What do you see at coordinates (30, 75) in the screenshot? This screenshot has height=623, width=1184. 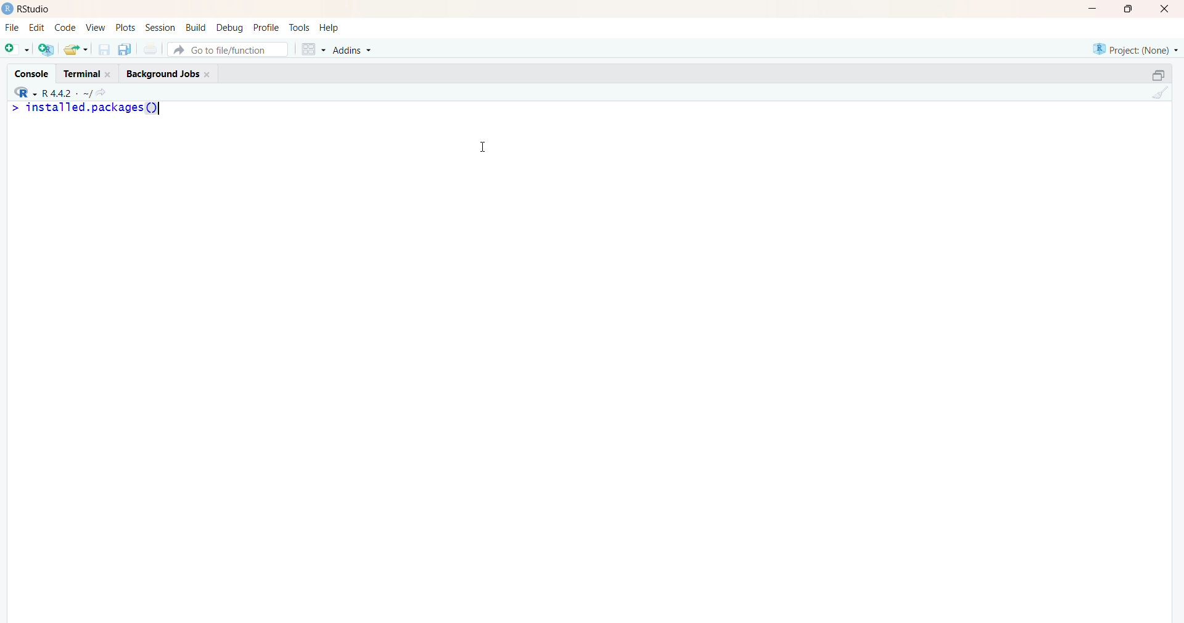 I see `console` at bounding box center [30, 75].